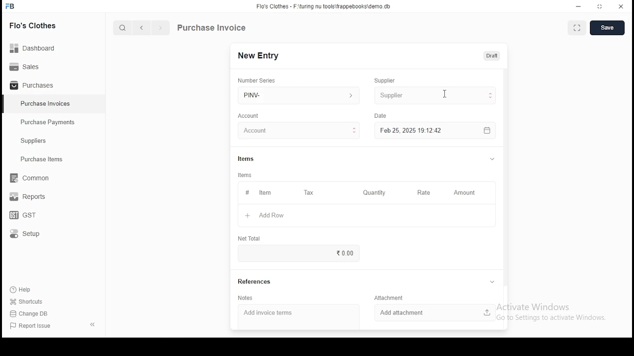 The width and height of the screenshot is (634, 356). Describe the element at coordinates (246, 158) in the screenshot. I see `Items` at that location.